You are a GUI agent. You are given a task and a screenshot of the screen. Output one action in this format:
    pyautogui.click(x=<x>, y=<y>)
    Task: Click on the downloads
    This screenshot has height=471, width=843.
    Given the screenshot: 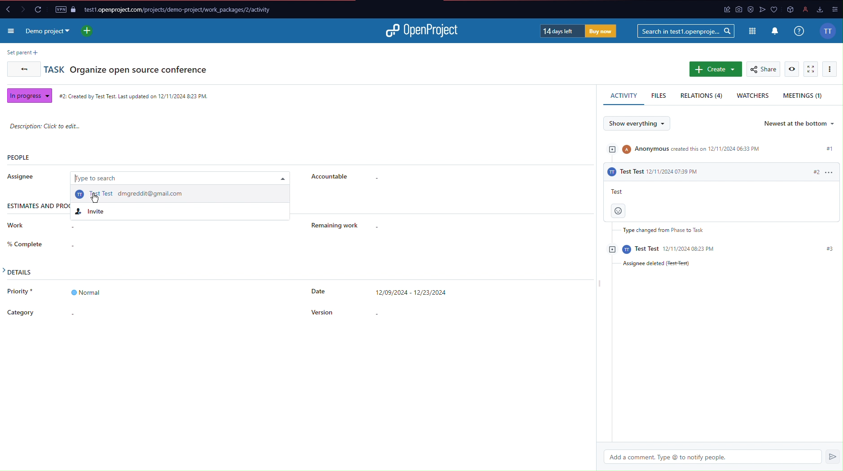 What is the action you would take?
    pyautogui.click(x=818, y=9)
    